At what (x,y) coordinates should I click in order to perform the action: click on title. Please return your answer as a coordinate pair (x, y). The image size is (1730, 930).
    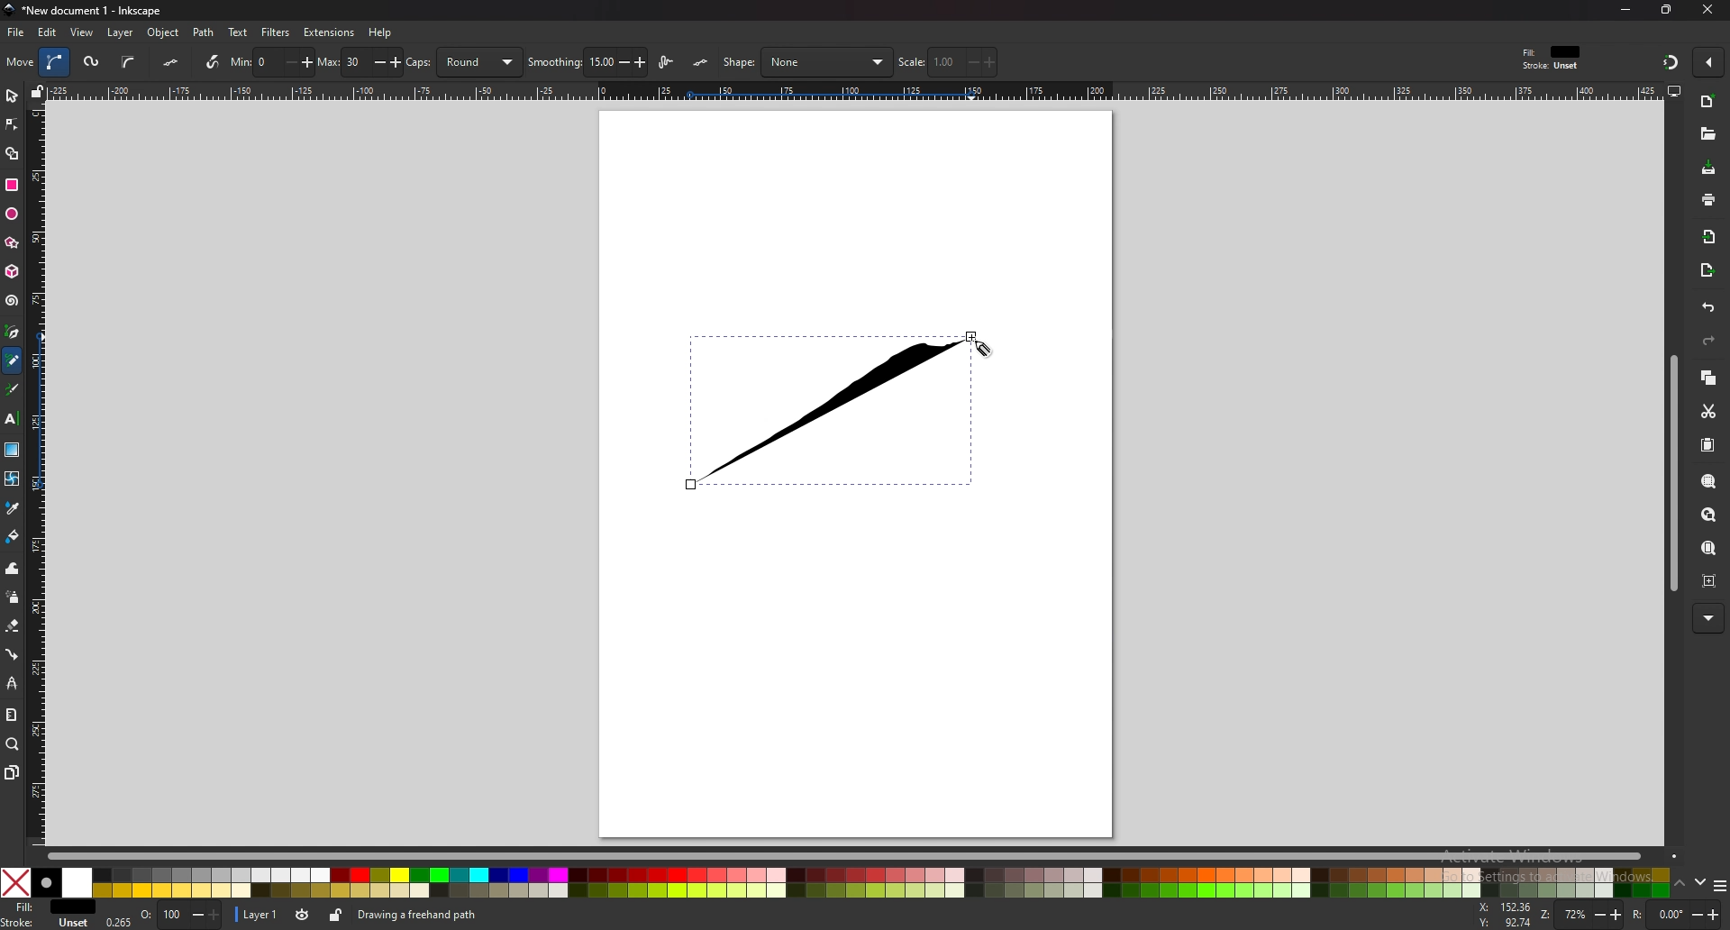
    Looking at the image, I should click on (85, 11).